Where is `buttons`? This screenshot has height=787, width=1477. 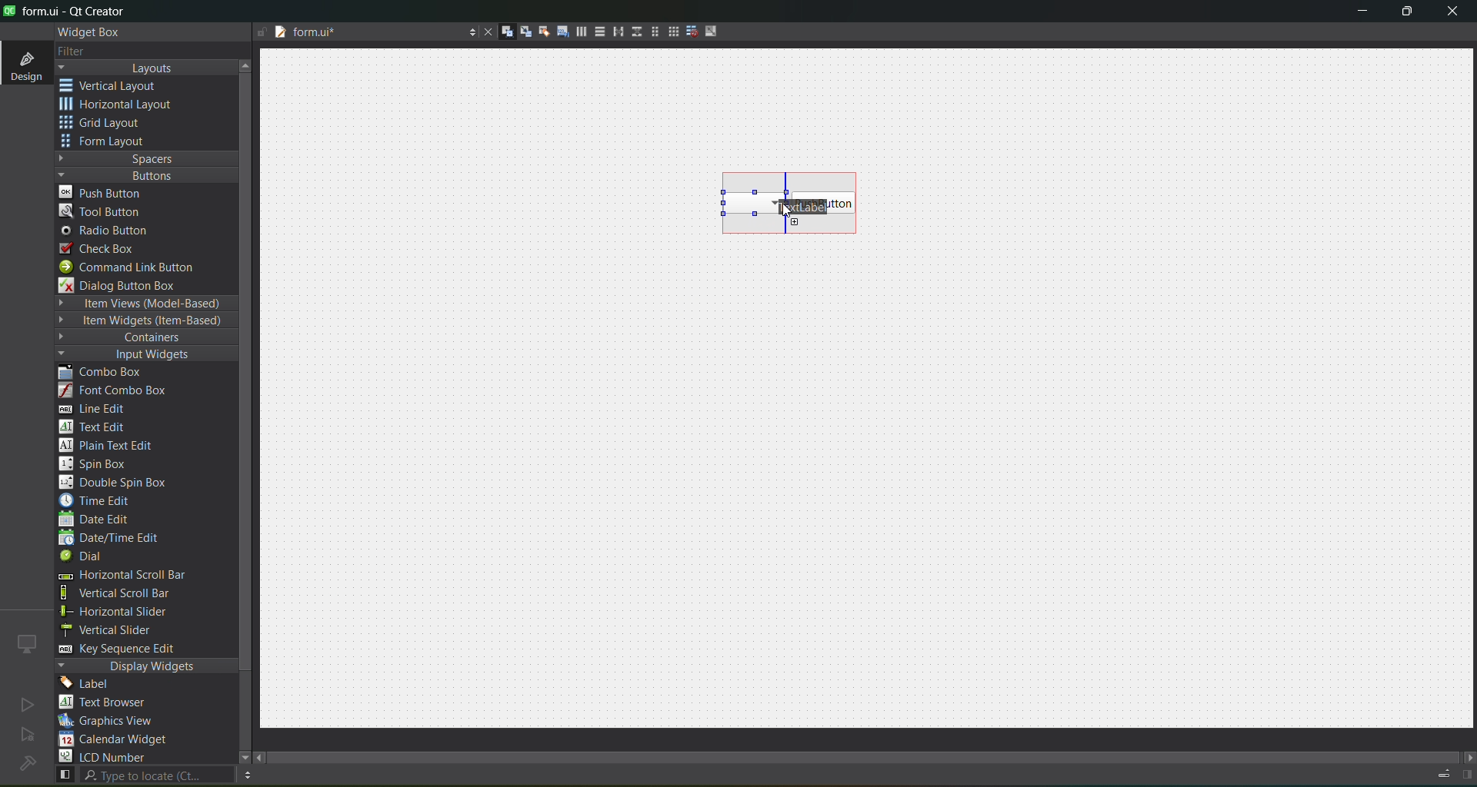 buttons is located at coordinates (143, 174).